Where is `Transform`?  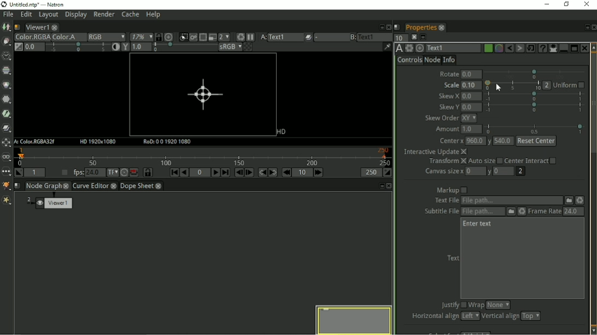 Transform is located at coordinates (493, 161).